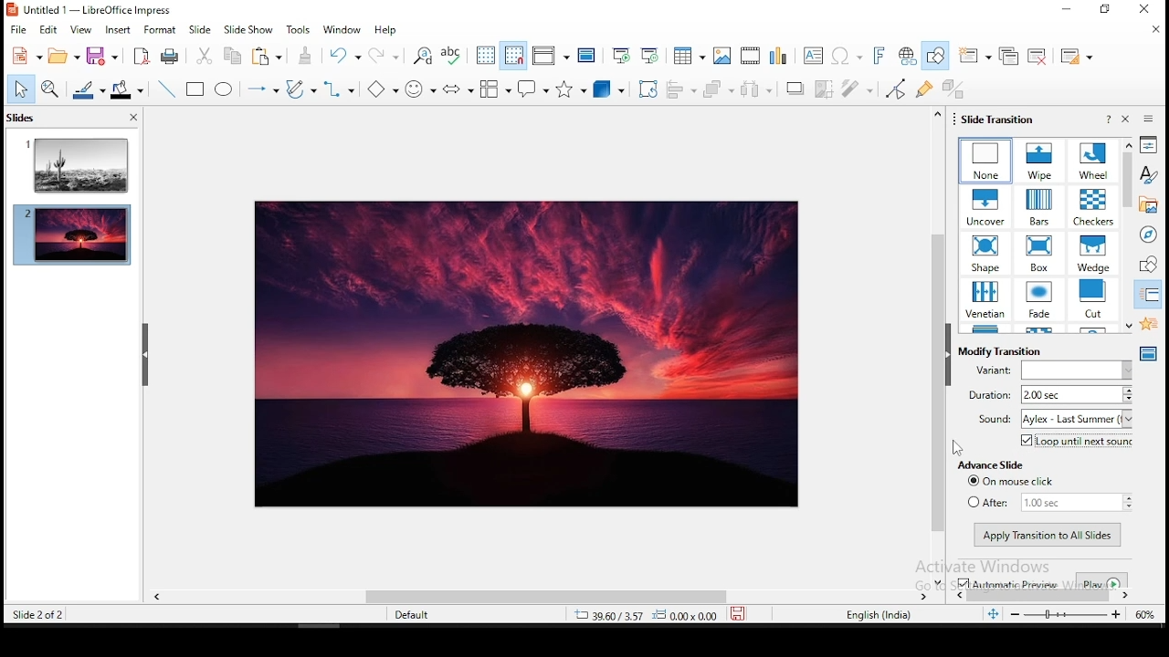  Describe the element at coordinates (953, 89) in the screenshot. I see `toggle extrusiuon` at that location.